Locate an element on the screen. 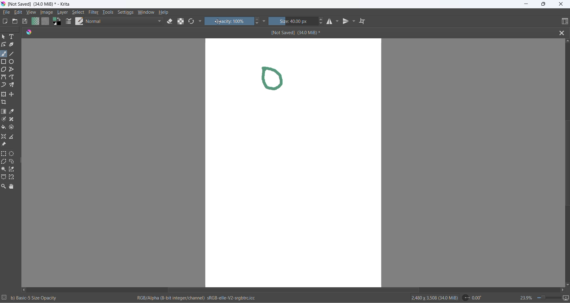  vertical scroll bar is located at coordinates (565, 168).